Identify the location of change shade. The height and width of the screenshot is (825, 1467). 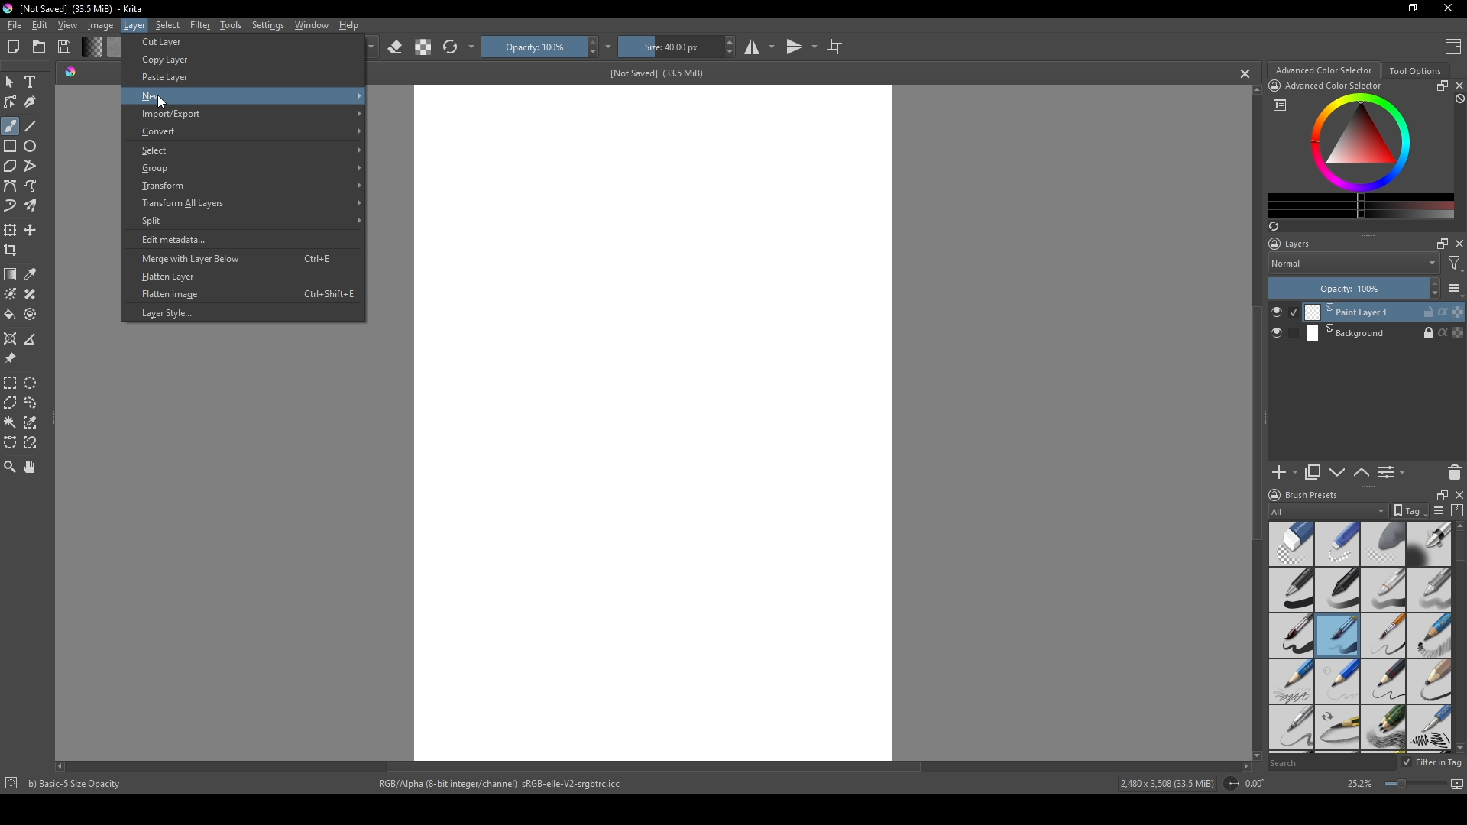
(91, 47).